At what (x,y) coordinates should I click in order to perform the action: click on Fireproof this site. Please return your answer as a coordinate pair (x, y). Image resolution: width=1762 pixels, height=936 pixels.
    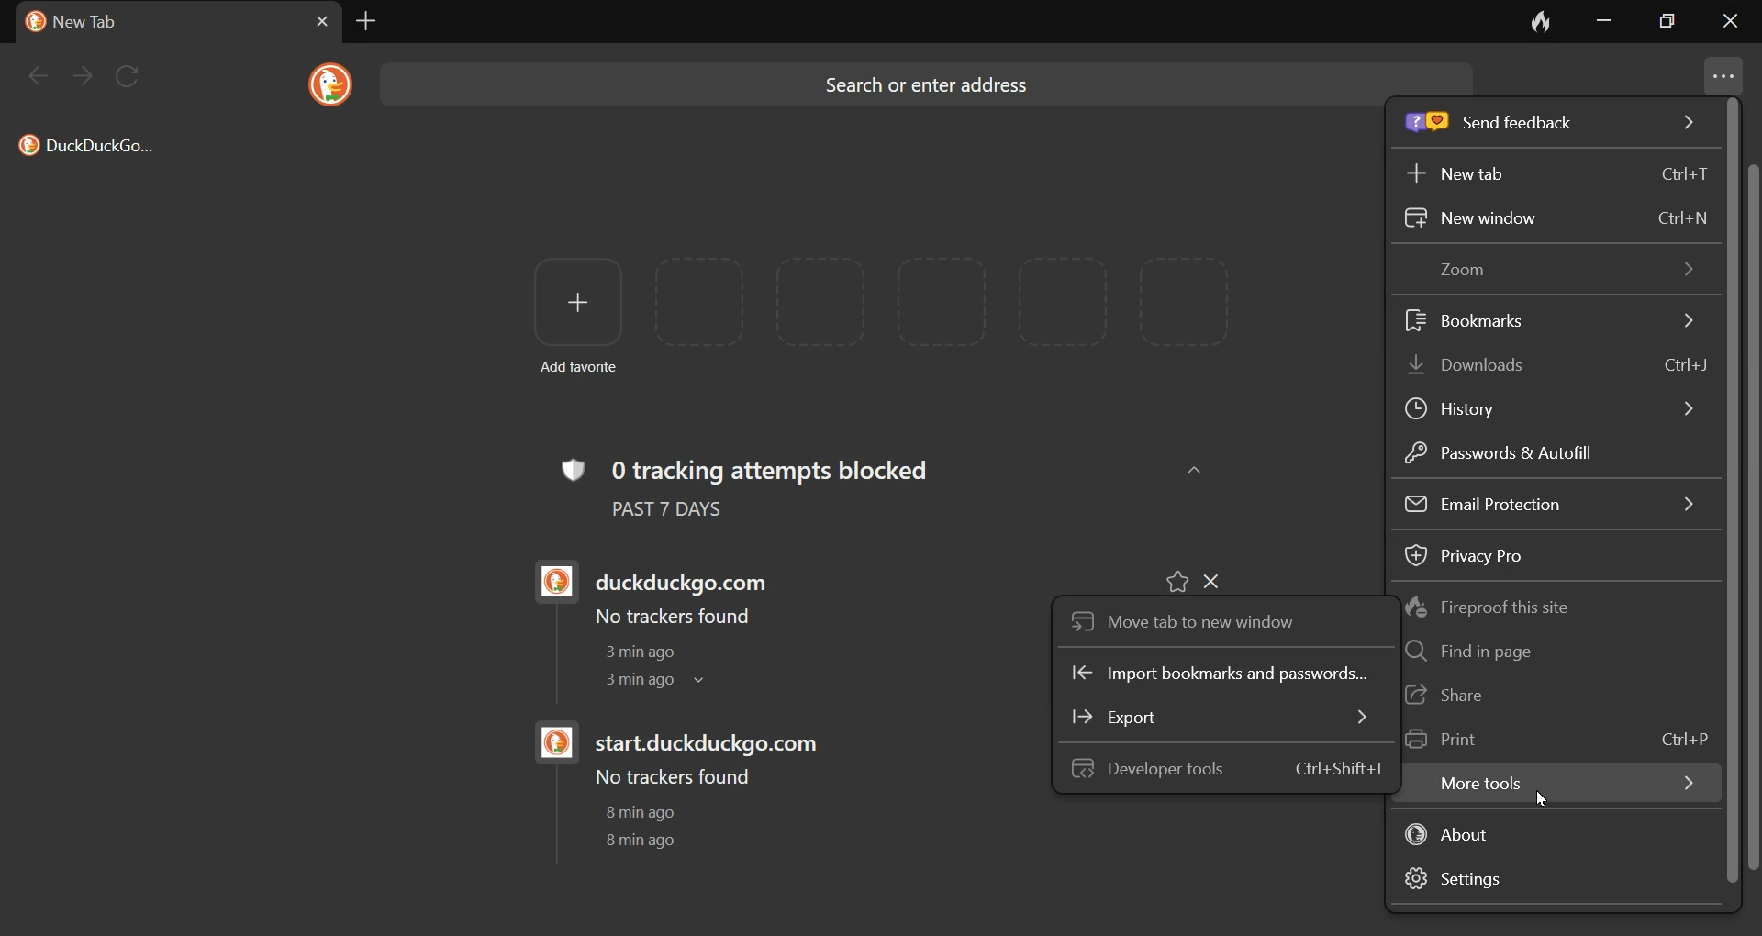
    Looking at the image, I should click on (1488, 610).